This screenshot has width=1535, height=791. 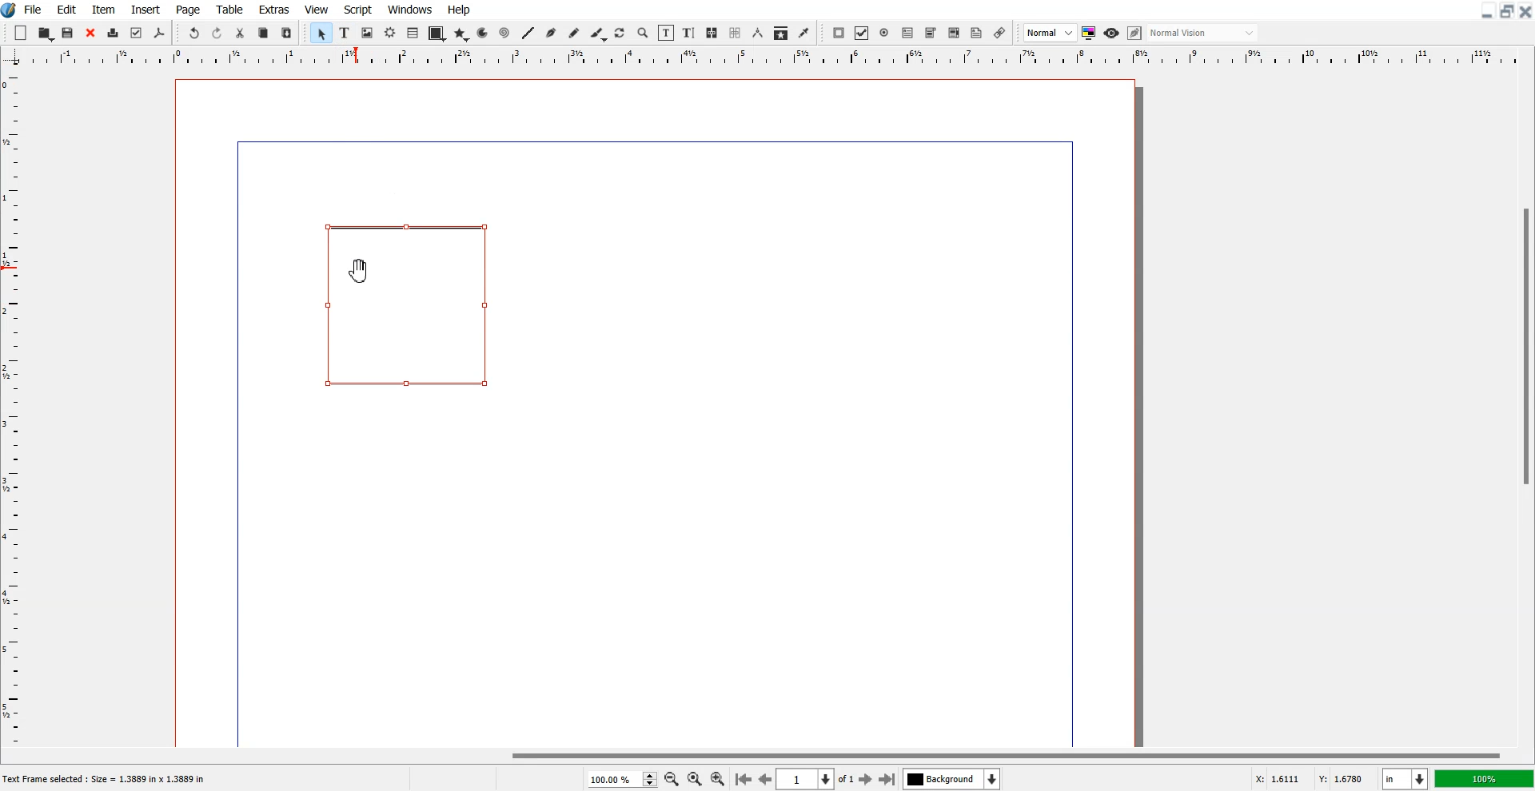 I want to click on Save as PDF, so click(x=159, y=34).